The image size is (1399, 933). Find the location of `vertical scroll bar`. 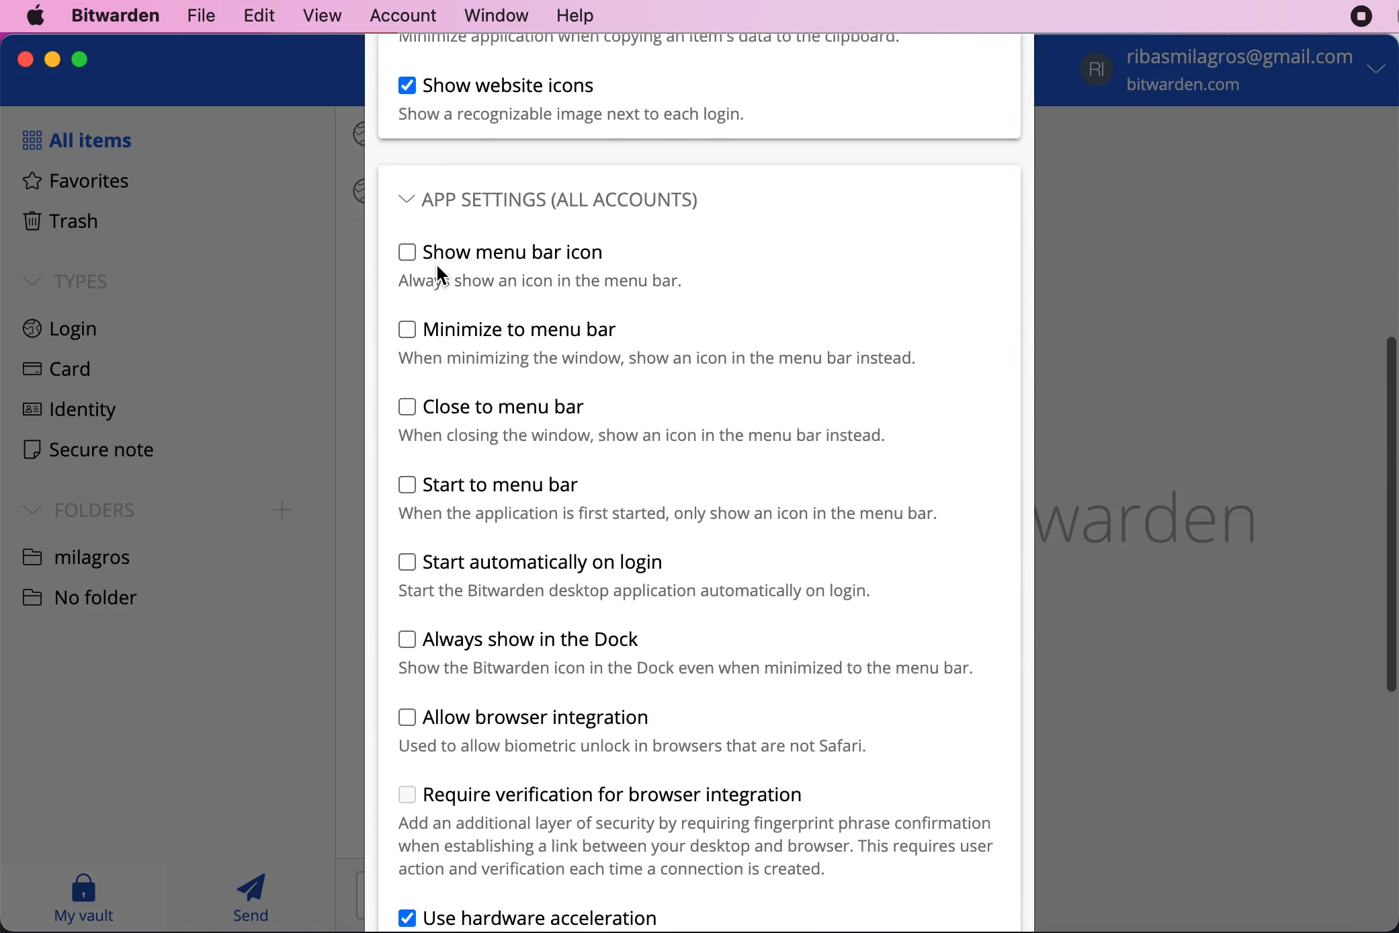

vertical scroll bar is located at coordinates (1390, 514).